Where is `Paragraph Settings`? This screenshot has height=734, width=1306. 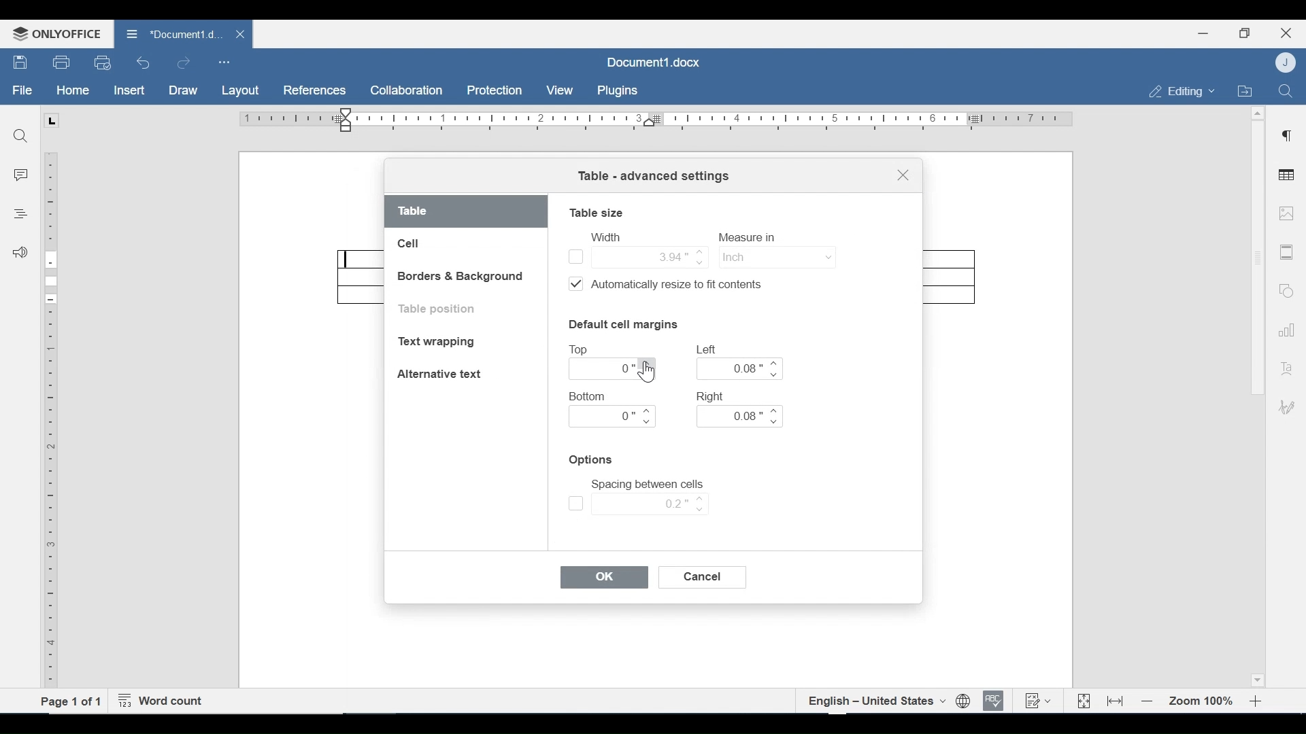 Paragraph Settings is located at coordinates (1287, 134).